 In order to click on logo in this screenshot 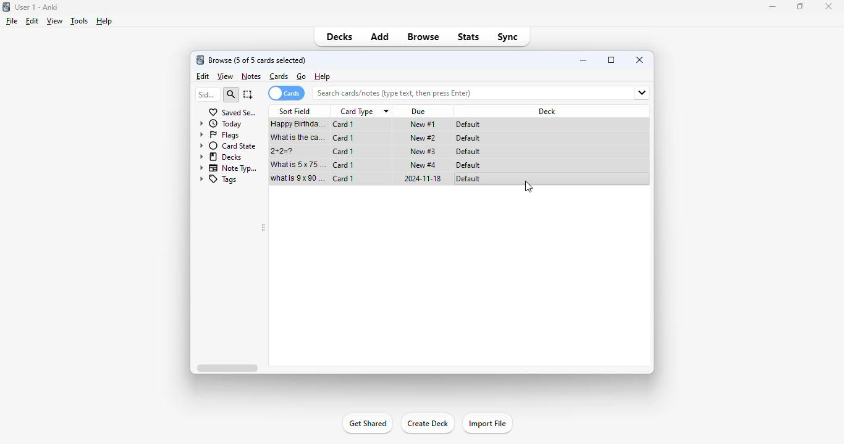, I will do `click(6, 7)`.